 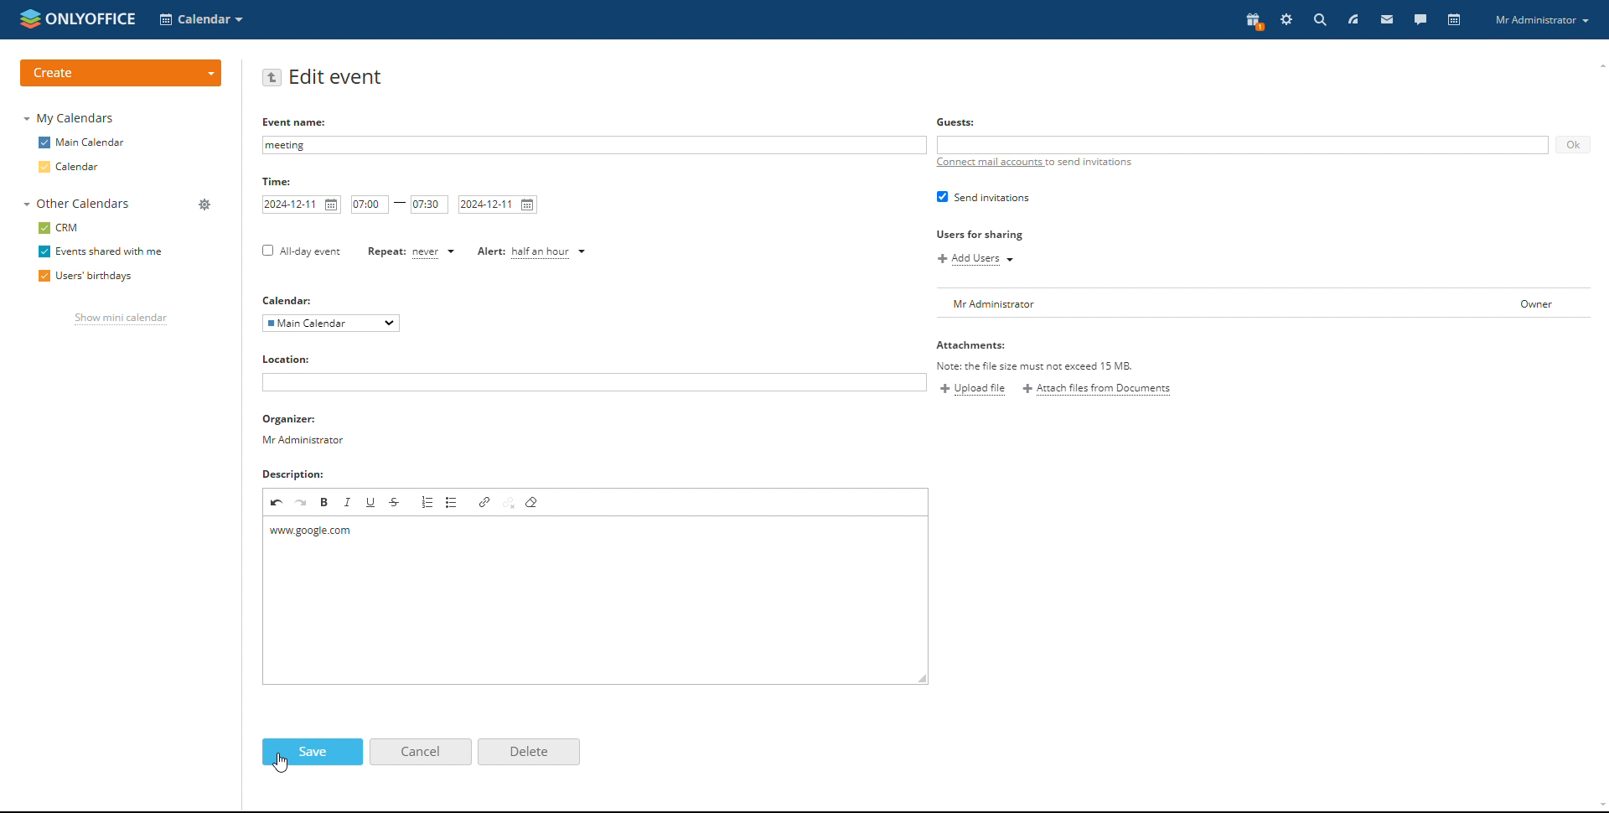 What do you see at coordinates (973, 389) in the screenshot?
I see `upload file` at bounding box center [973, 389].